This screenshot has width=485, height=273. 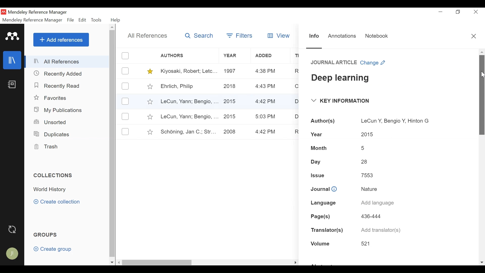 I want to click on My Publications, so click(x=60, y=110).